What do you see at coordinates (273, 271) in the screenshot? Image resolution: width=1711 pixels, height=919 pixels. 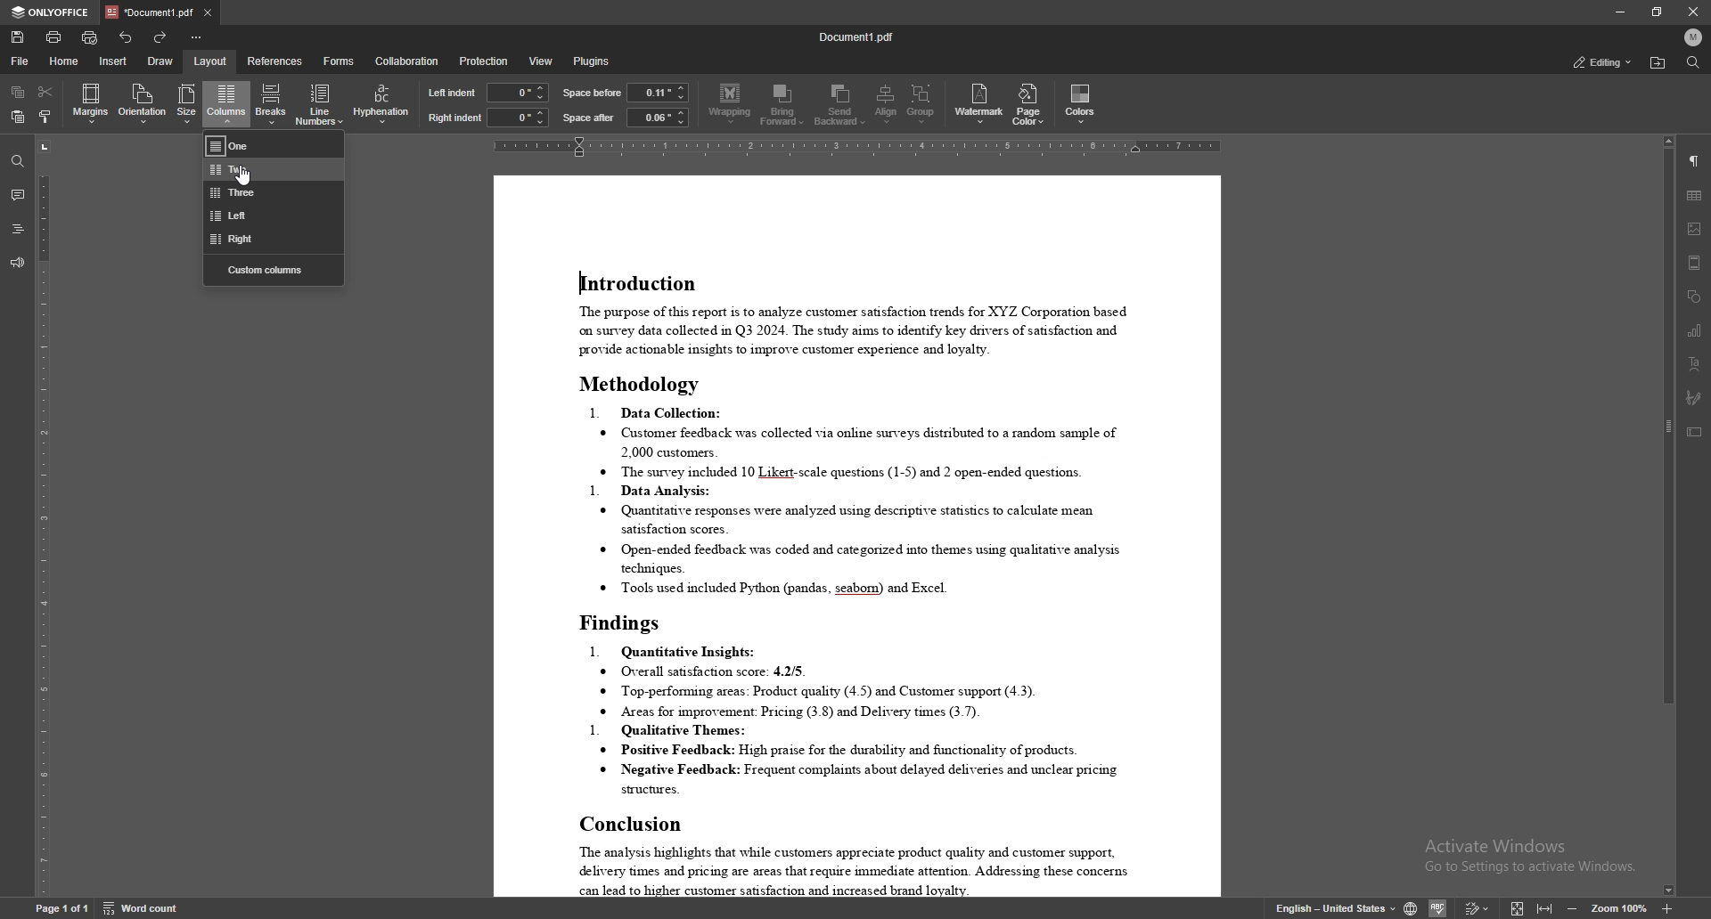 I see `custom columns` at bounding box center [273, 271].